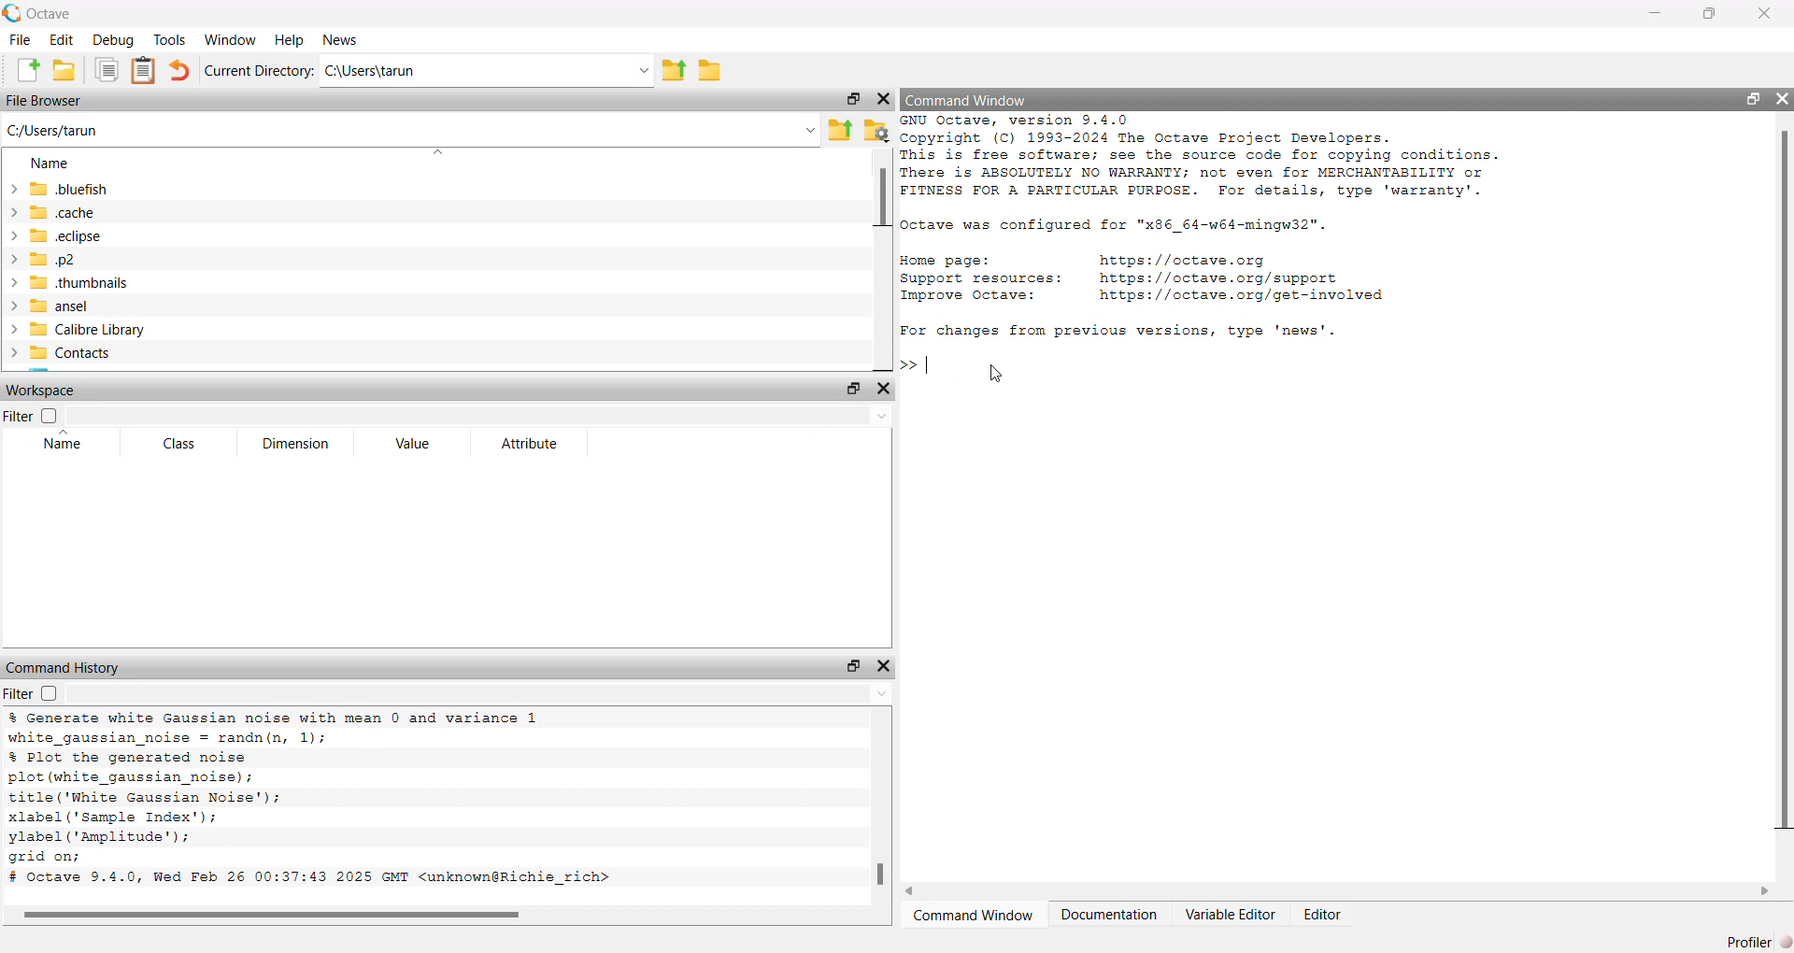 The image size is (1794, 953). What do you see at coordinates (1243, 231) in the screenshot?
I see `GNU Octave, version 9.4.0

Copyright (C) 1993-2024 The Octave Project Developers.

This is free software; see the source code for copying conditions.
There is ABSOLUTELY NO WARRANTY; not even for MERCHANTABILITY or
FITNESS FOR A PARTICULAR PURPOSE. For details, type 'warranty'.
Octave was configured for "x86_64-w64-mingw32".

Home page: https://octave.org

Support resources:  https://octave.org/support

Improve Octave: https://octave.org/get-involved

For changes from previous versions, type 'news'.` at bounding box center [1243, 231].